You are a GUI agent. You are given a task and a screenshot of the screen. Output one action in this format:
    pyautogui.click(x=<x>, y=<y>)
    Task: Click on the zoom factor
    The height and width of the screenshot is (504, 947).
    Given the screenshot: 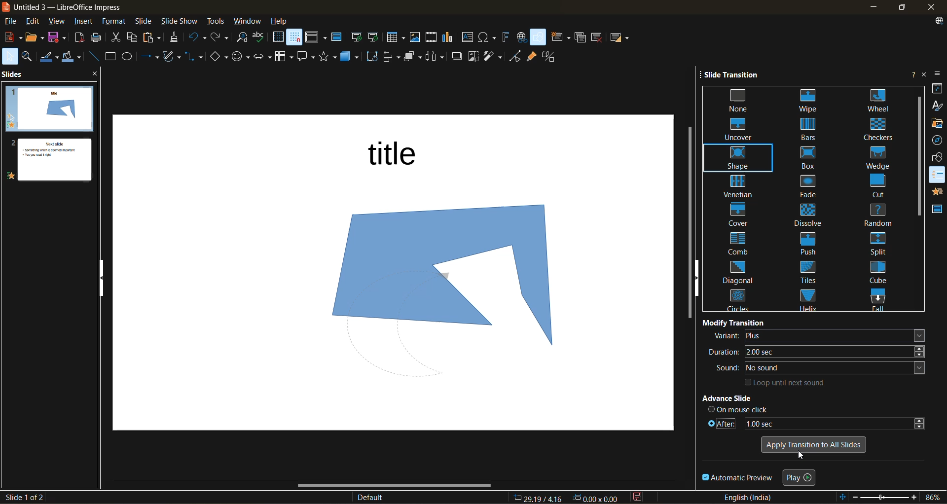 What is the action you would take?
    pyautogui.click(x=932, y=497)
    